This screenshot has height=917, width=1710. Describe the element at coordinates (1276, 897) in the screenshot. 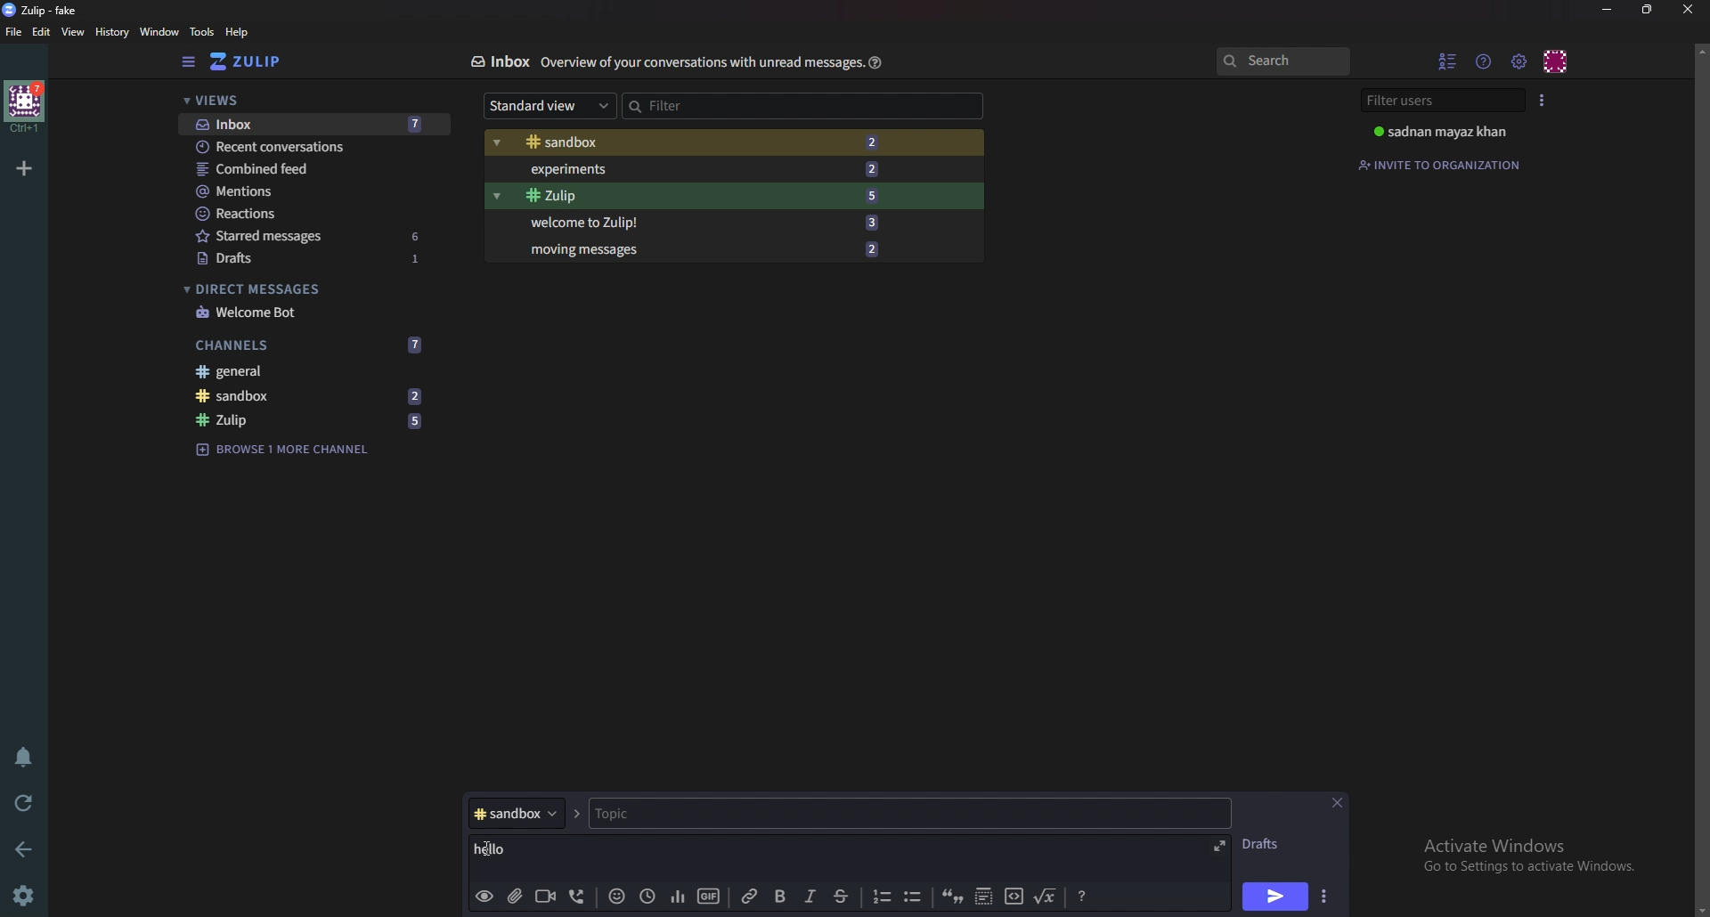

I see `send` at that location.